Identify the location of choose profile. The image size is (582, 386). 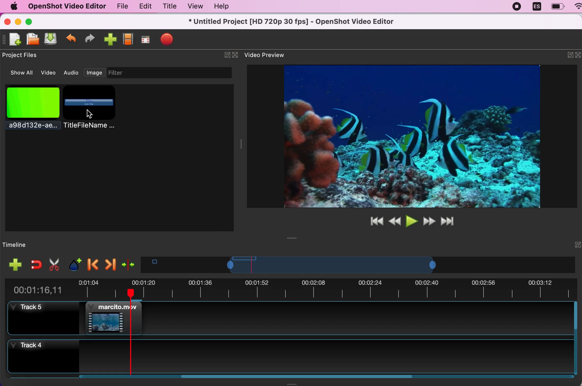
(129, 38).